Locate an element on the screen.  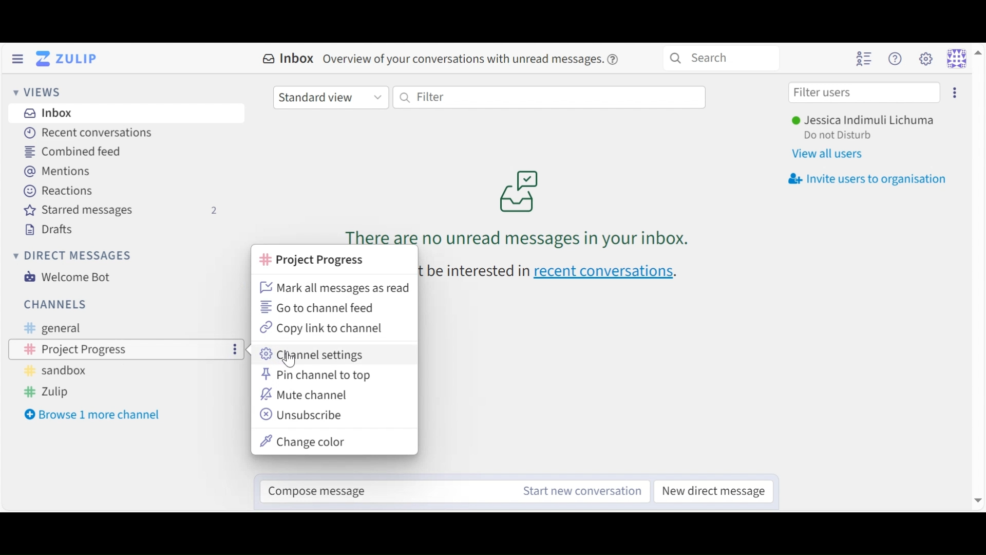
Channel settings is located at coordinates (315, 354).